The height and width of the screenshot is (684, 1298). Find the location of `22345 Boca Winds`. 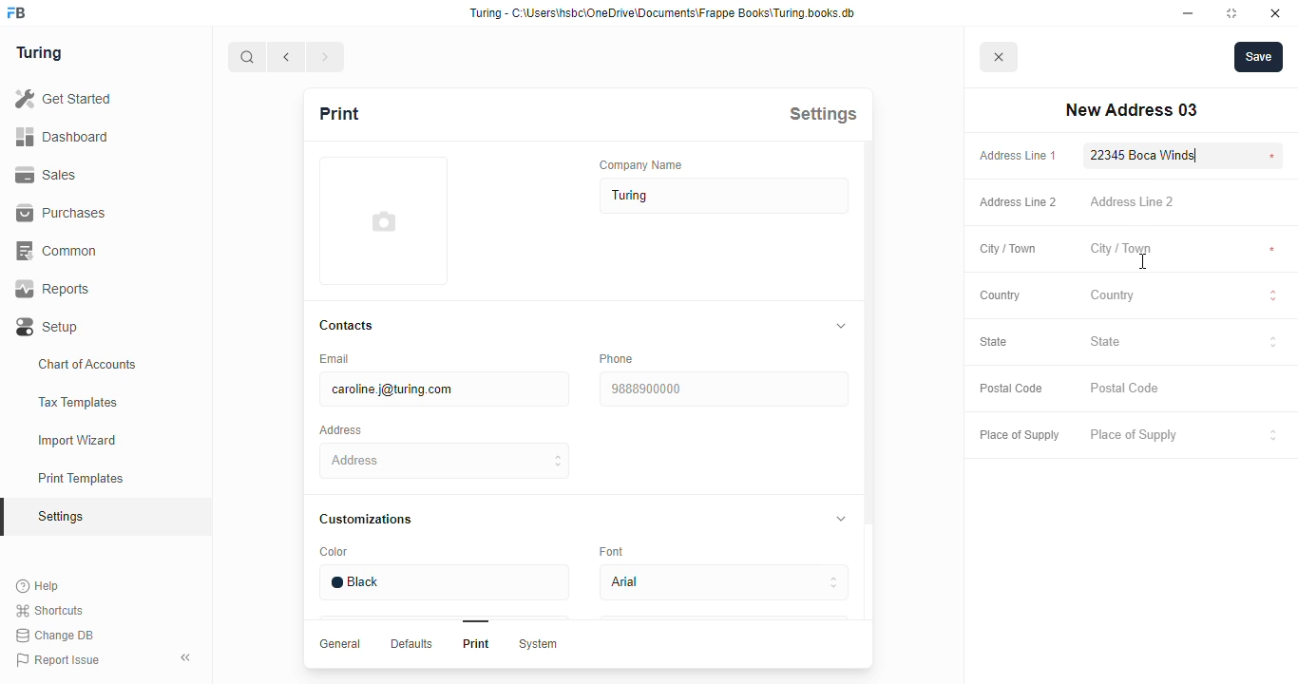

22345 Boca Winds is located at coordinates (1147, 155).